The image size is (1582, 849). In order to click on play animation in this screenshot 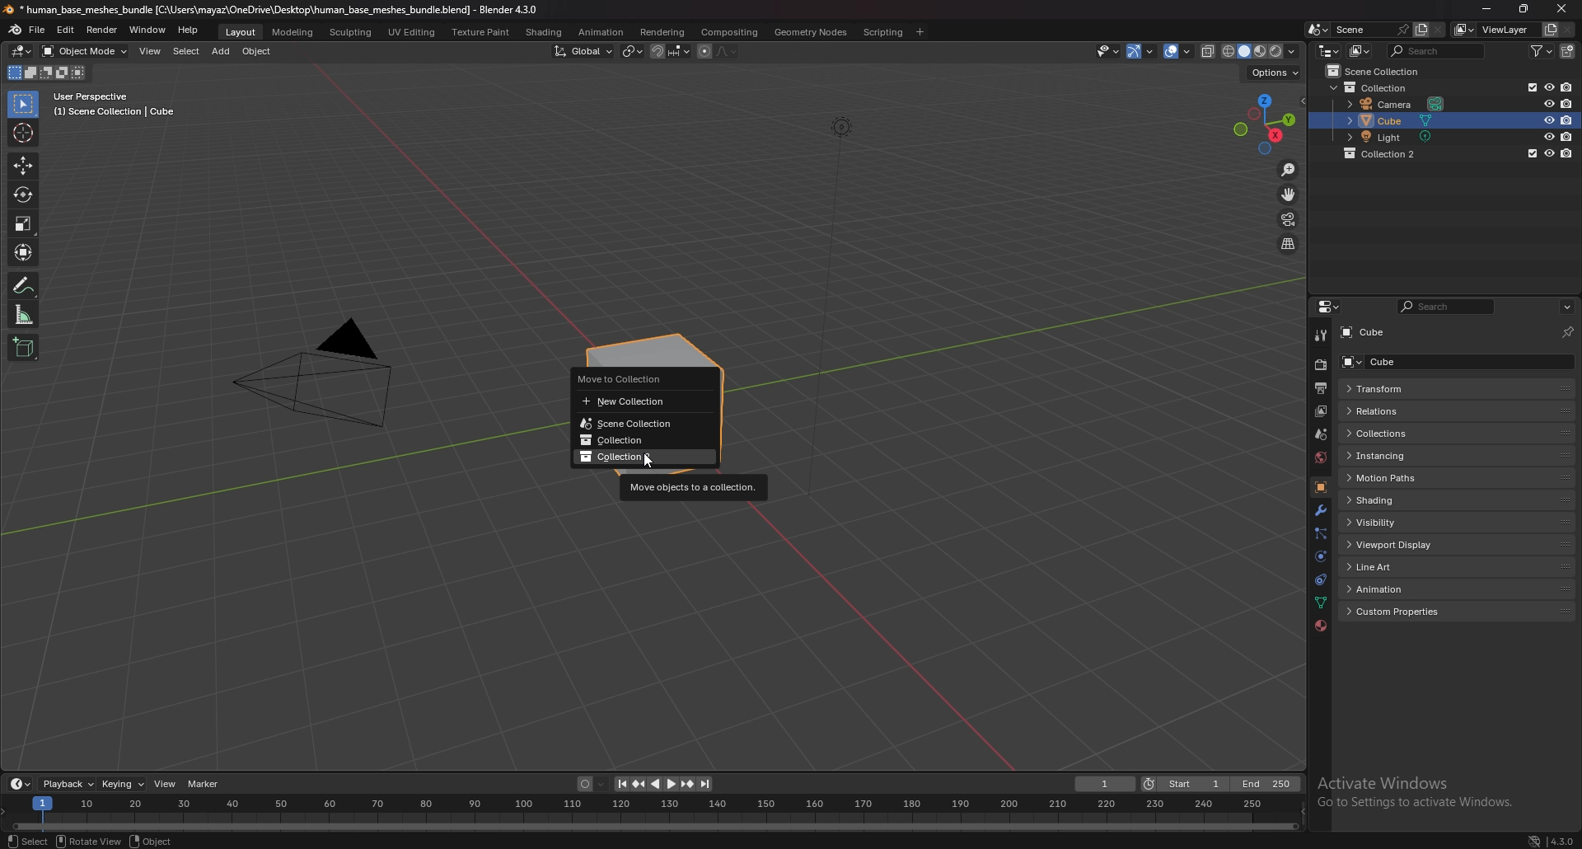, I will do `click(664, 784)`.